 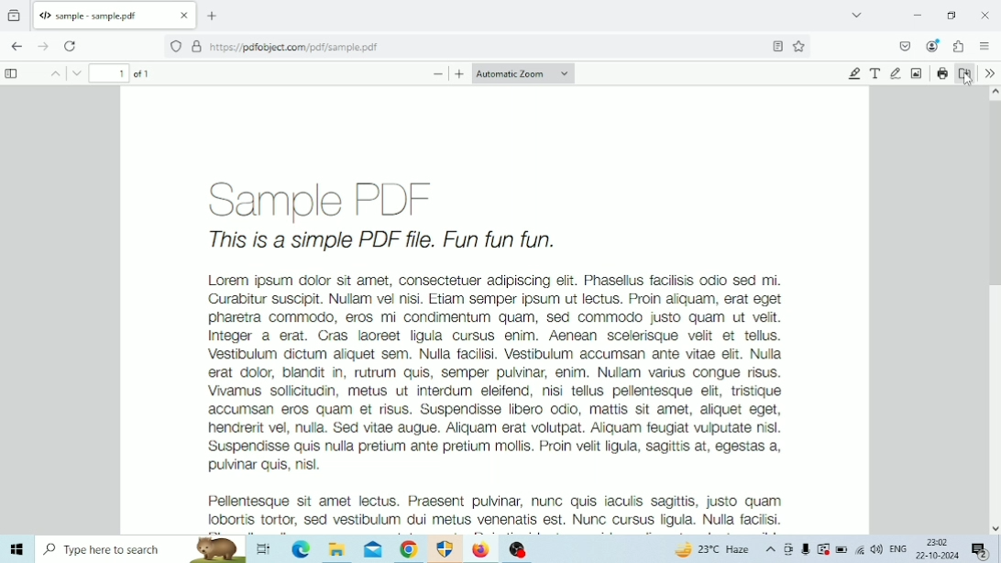 What do you see at coordinates (968, 80) in the screenshot?
I see `Cursor` at bounding box center [968, 80].